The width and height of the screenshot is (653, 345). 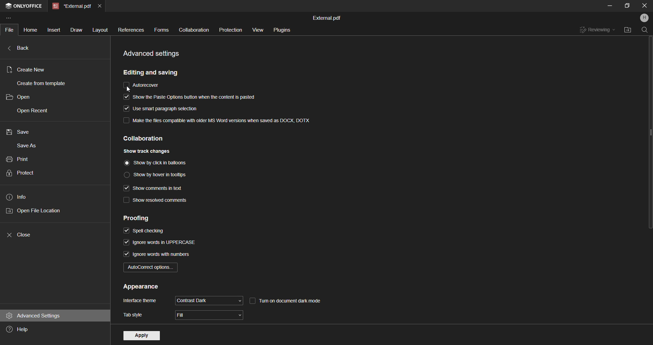 What do you see at coordinates (128, 89) in the screenshot?
I see `cursor` at bounding box center [128, 89].